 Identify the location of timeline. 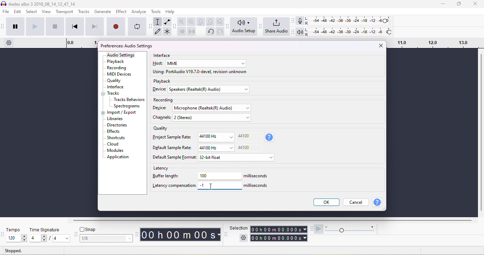
(81, 43).